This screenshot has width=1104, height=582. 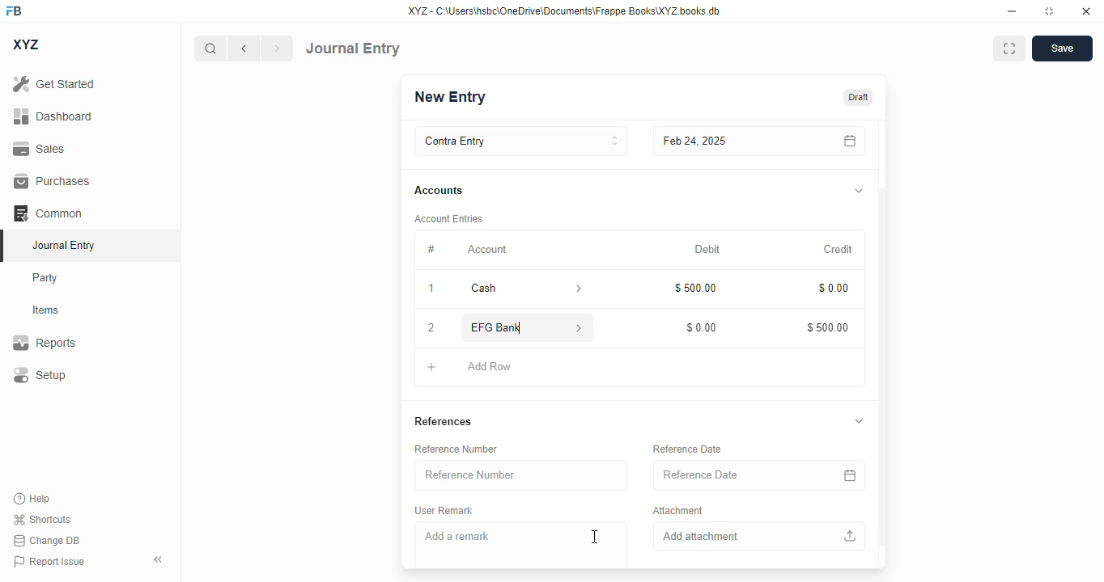 I want to click on attachment, so click(x=678, y=512).